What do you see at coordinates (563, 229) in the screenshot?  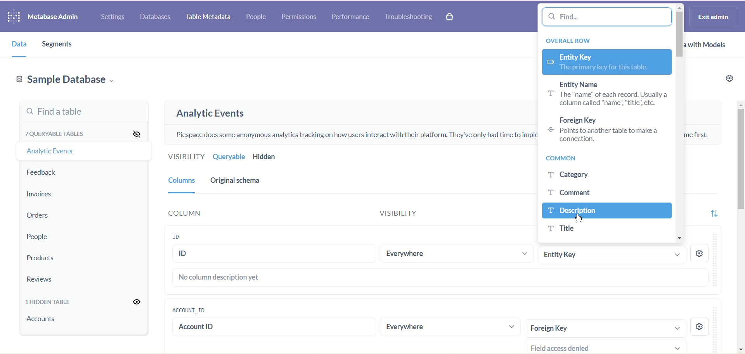 I see `title` at bounding box center [563, 229].